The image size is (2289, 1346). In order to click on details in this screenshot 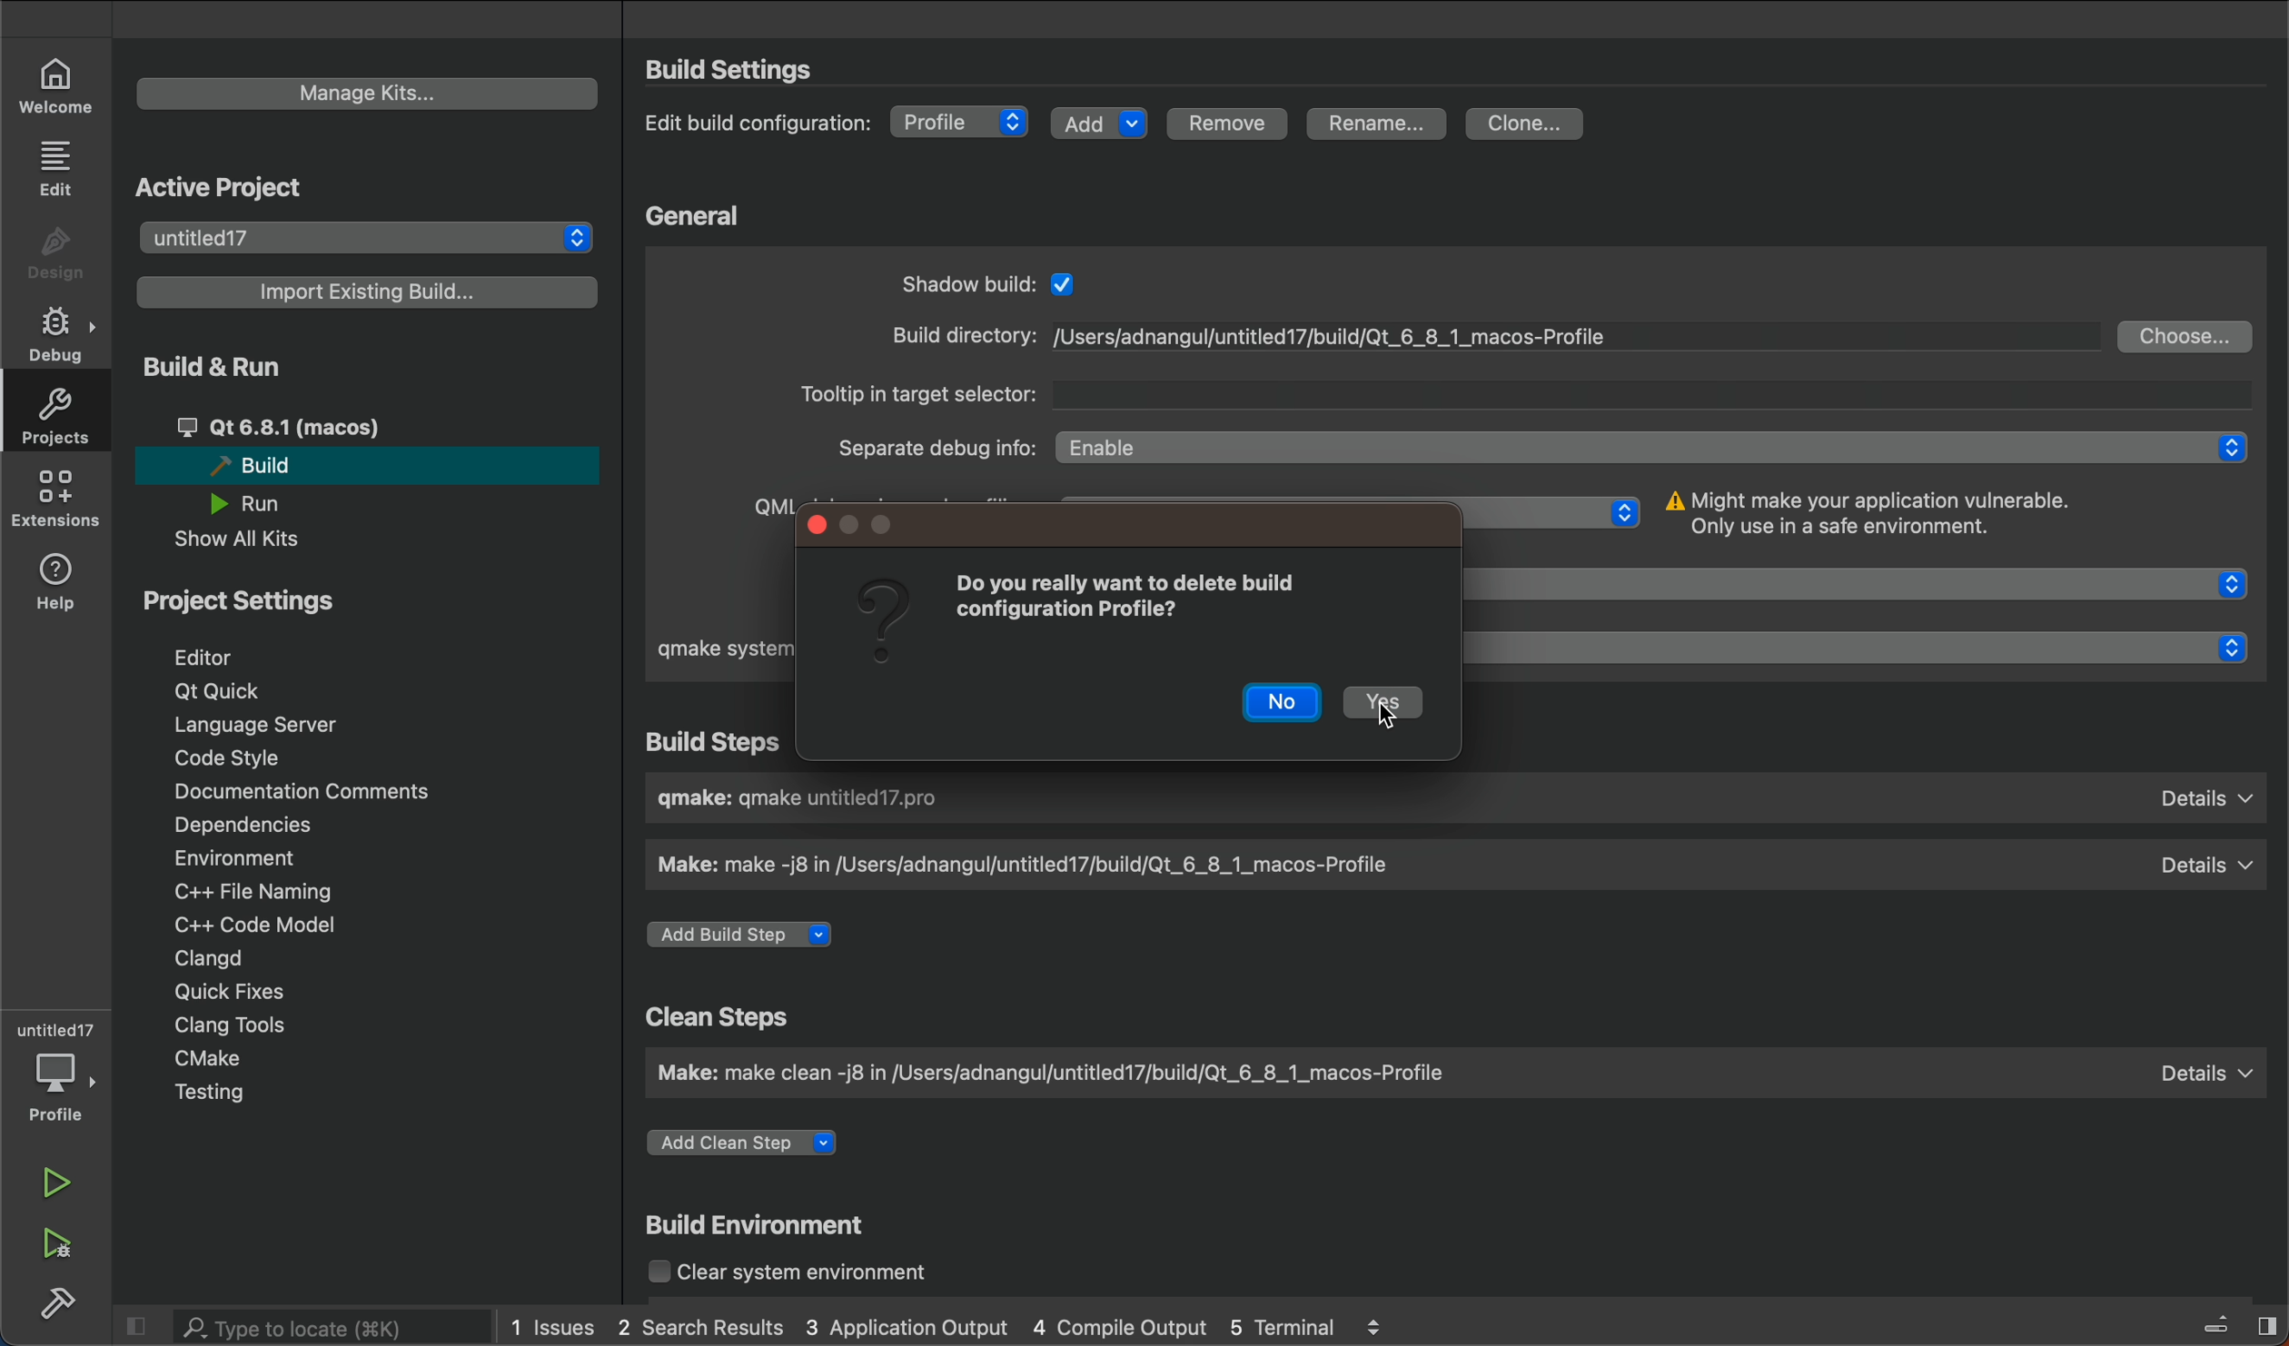, I will do `click(2207, 866)`.